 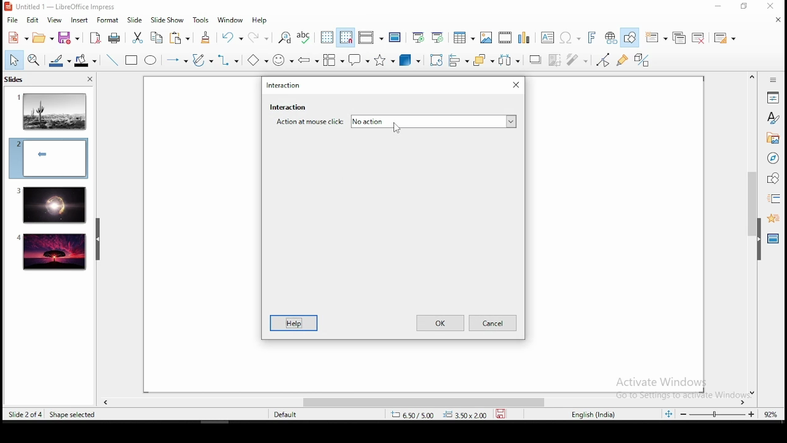 What do you see at coordinates (718, 7) in the screenshot?
I see `minimize` at bounding box center [718, 7].